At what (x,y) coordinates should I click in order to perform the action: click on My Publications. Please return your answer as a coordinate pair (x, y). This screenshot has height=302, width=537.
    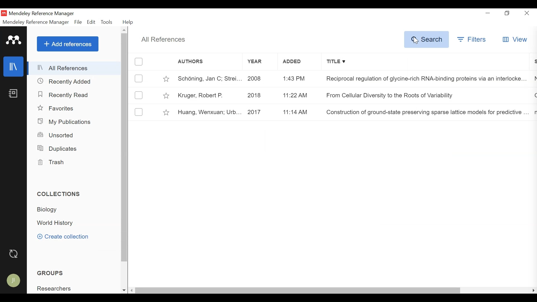
    Looking at the image, I should click on (65, 122).